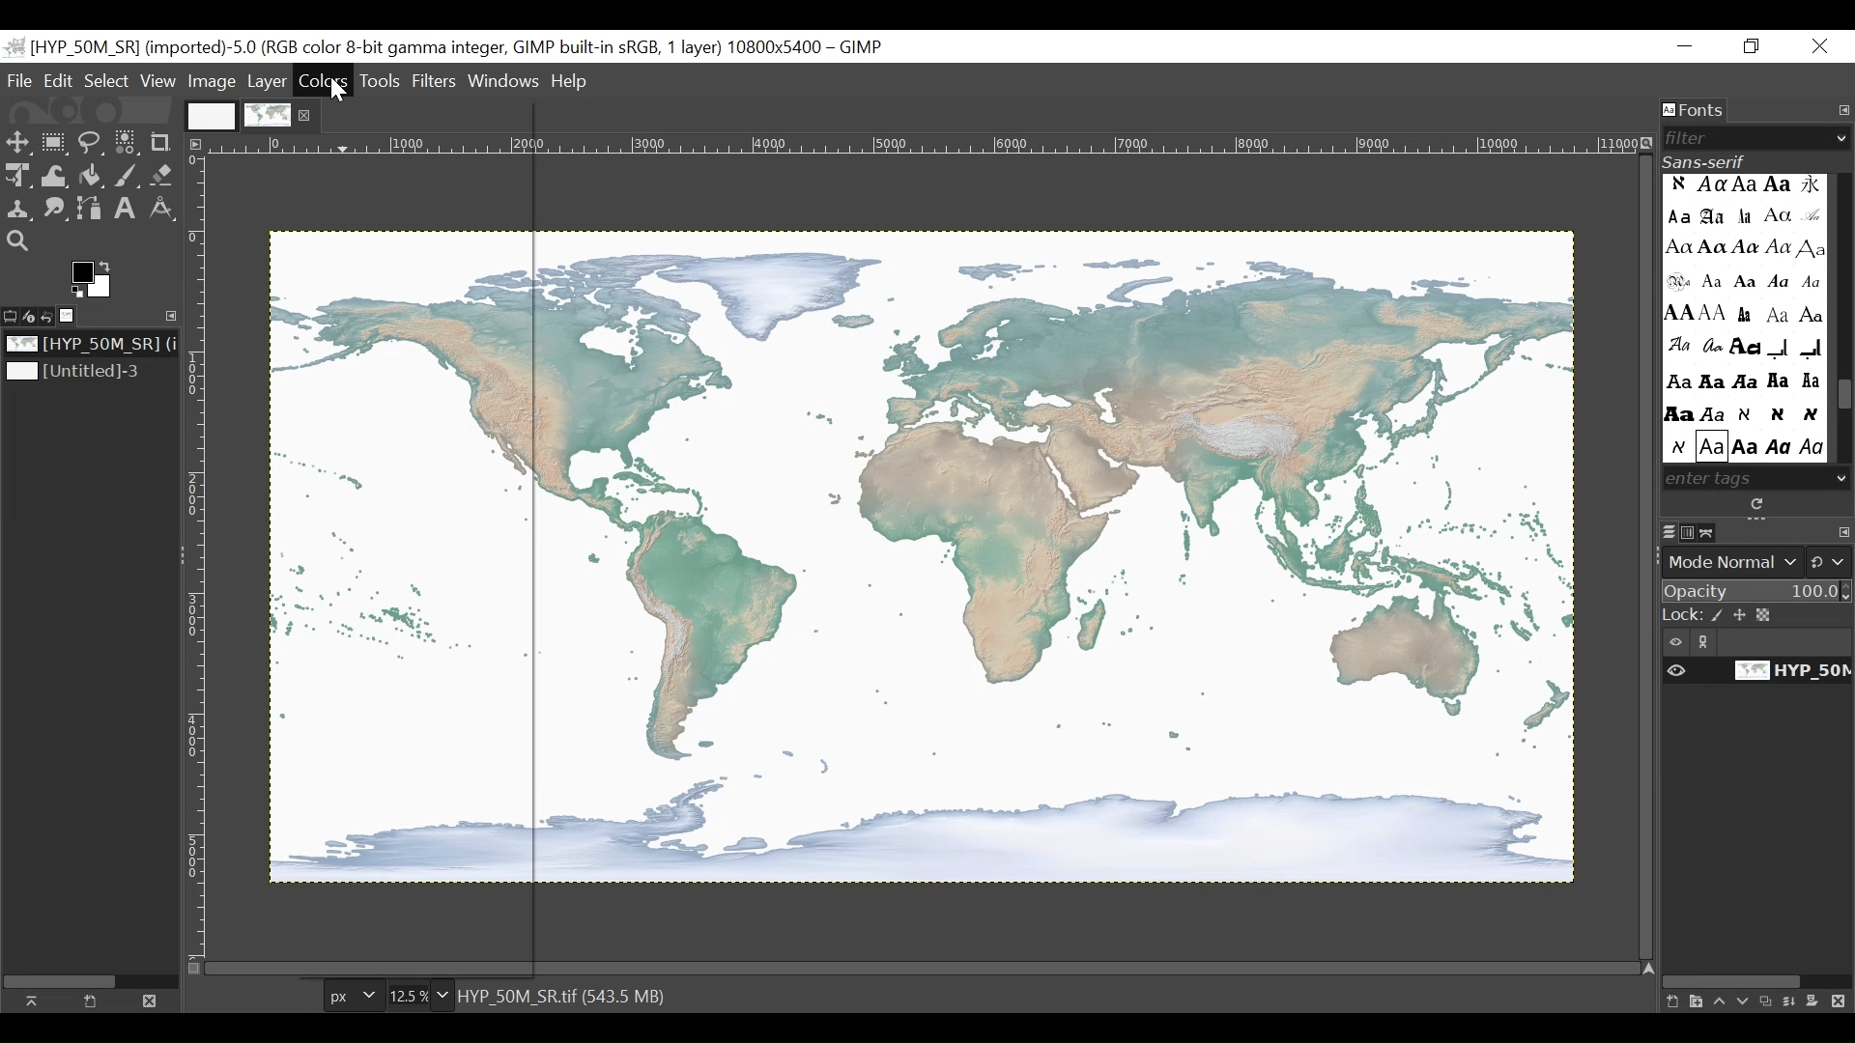  I want to click on Zoom Factor, so click(414, 996).